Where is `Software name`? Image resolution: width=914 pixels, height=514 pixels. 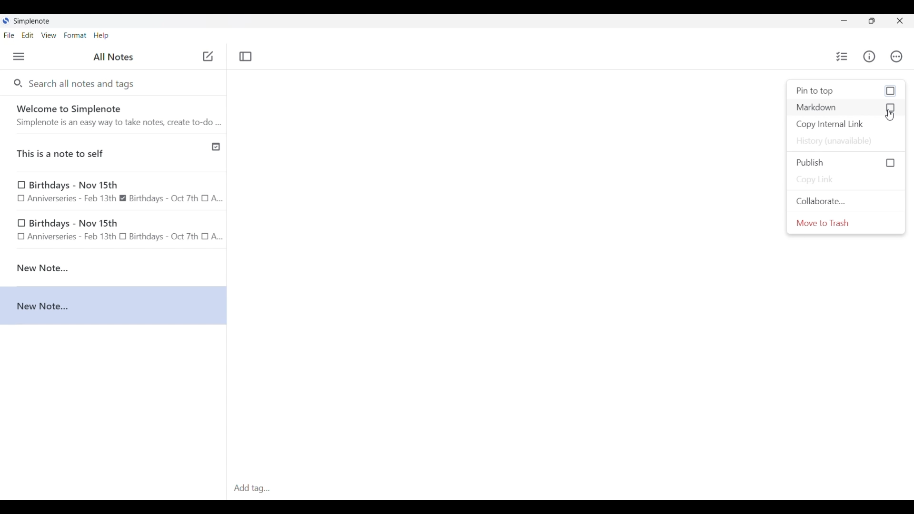 Software name is located at coordinates (32, 21).